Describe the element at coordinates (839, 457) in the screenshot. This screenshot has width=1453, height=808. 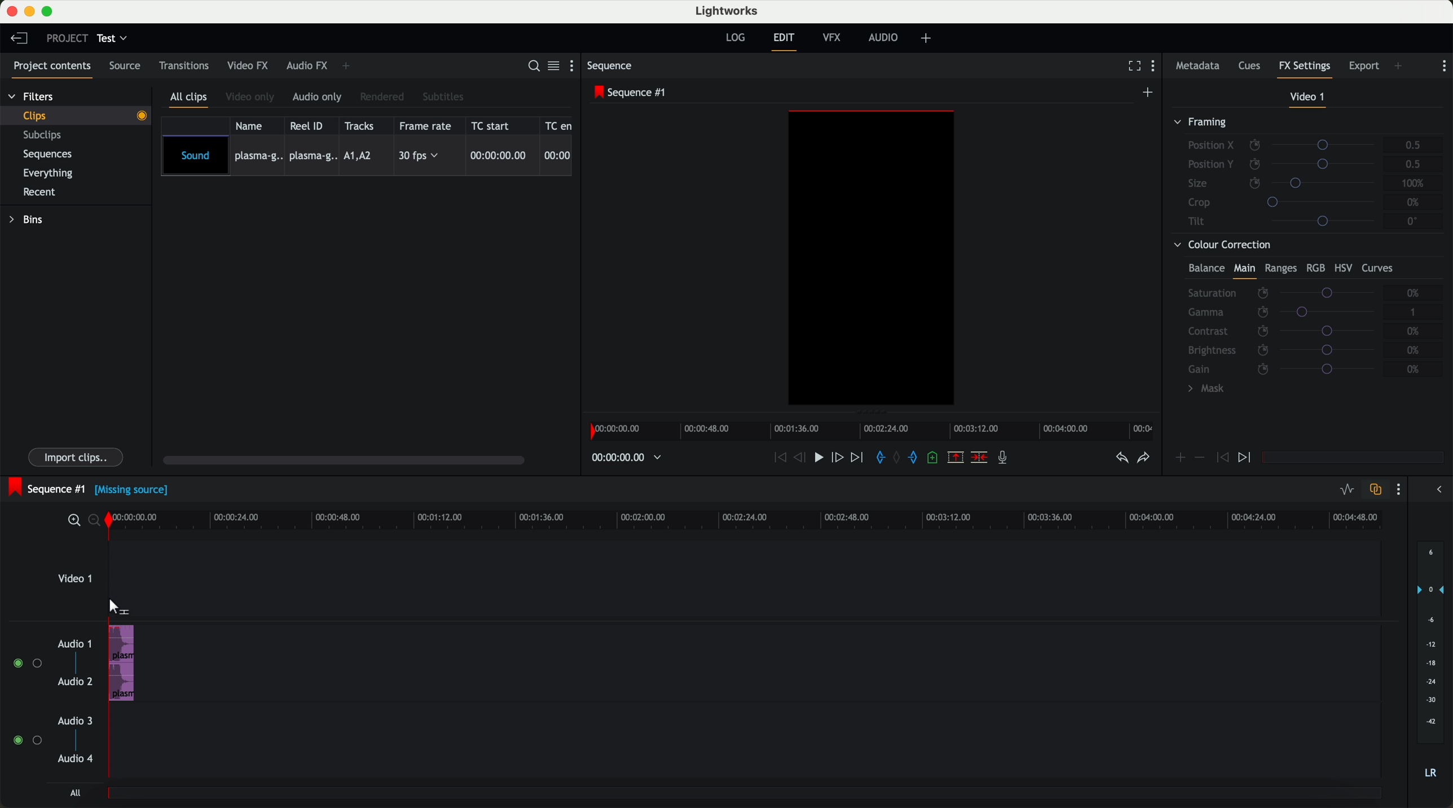
I see `nudge one frame foward` at that location.